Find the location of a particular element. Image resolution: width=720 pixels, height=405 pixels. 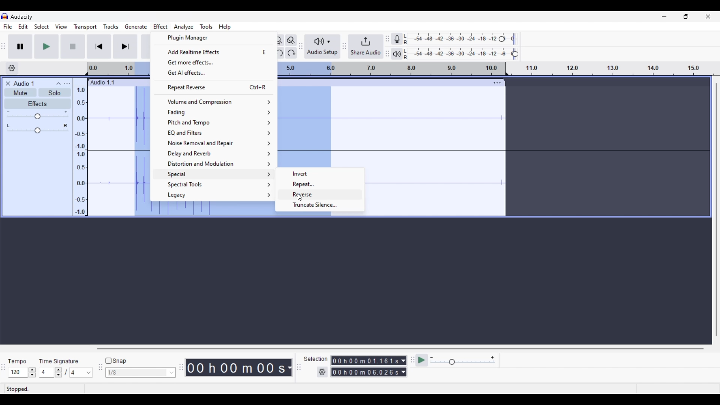

Analyze menu is located at coordinates (184, 27).